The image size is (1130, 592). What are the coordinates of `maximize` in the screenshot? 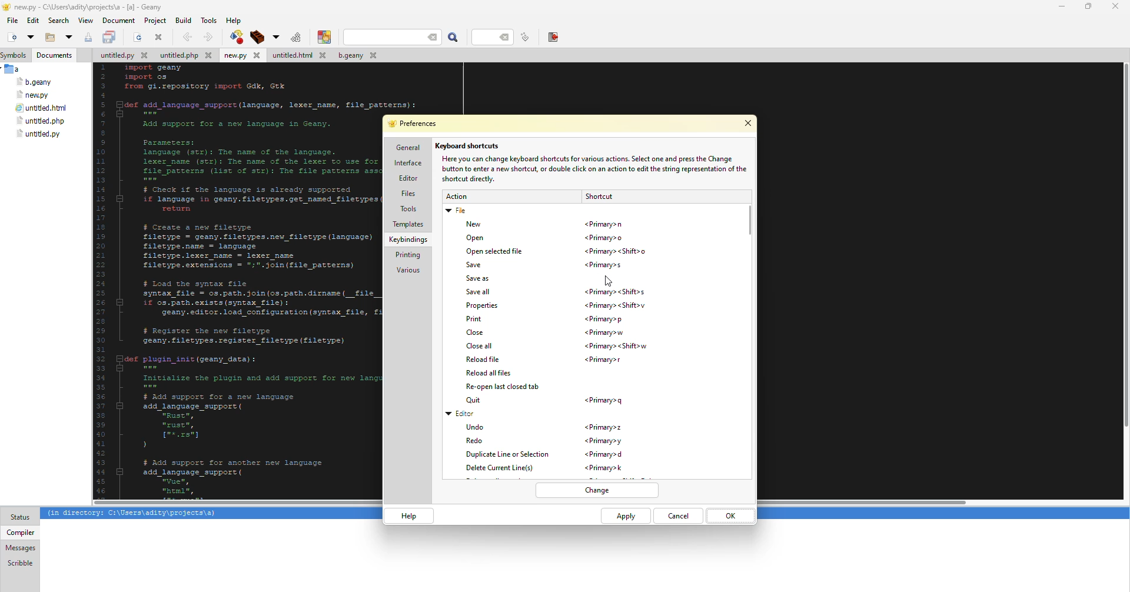 It's located at (1086, 6).